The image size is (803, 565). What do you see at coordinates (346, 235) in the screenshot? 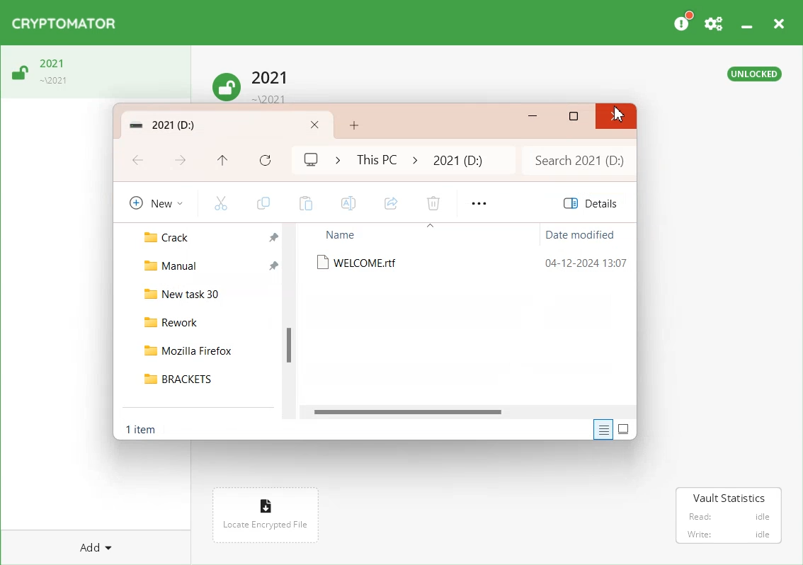
I see `Name` at bounding box center [346, 235].